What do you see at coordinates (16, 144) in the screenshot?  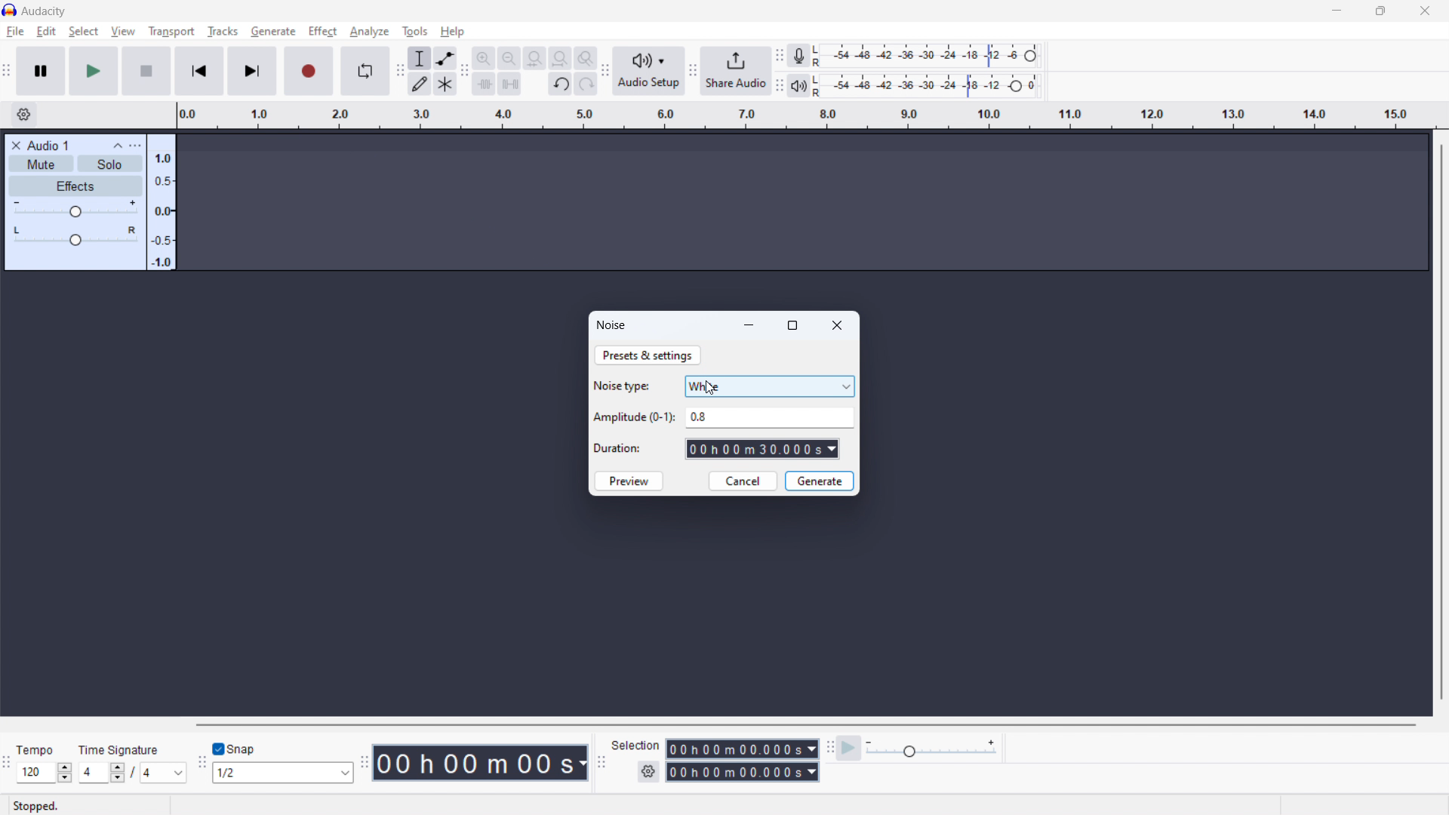 I see `delete track` at bounding box center [16, 144].